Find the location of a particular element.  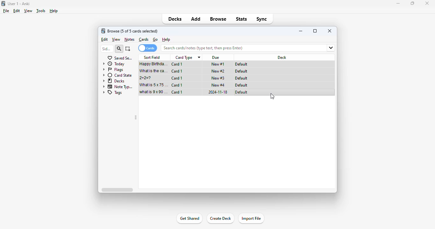

sort field is located at coordinates (152, 57).